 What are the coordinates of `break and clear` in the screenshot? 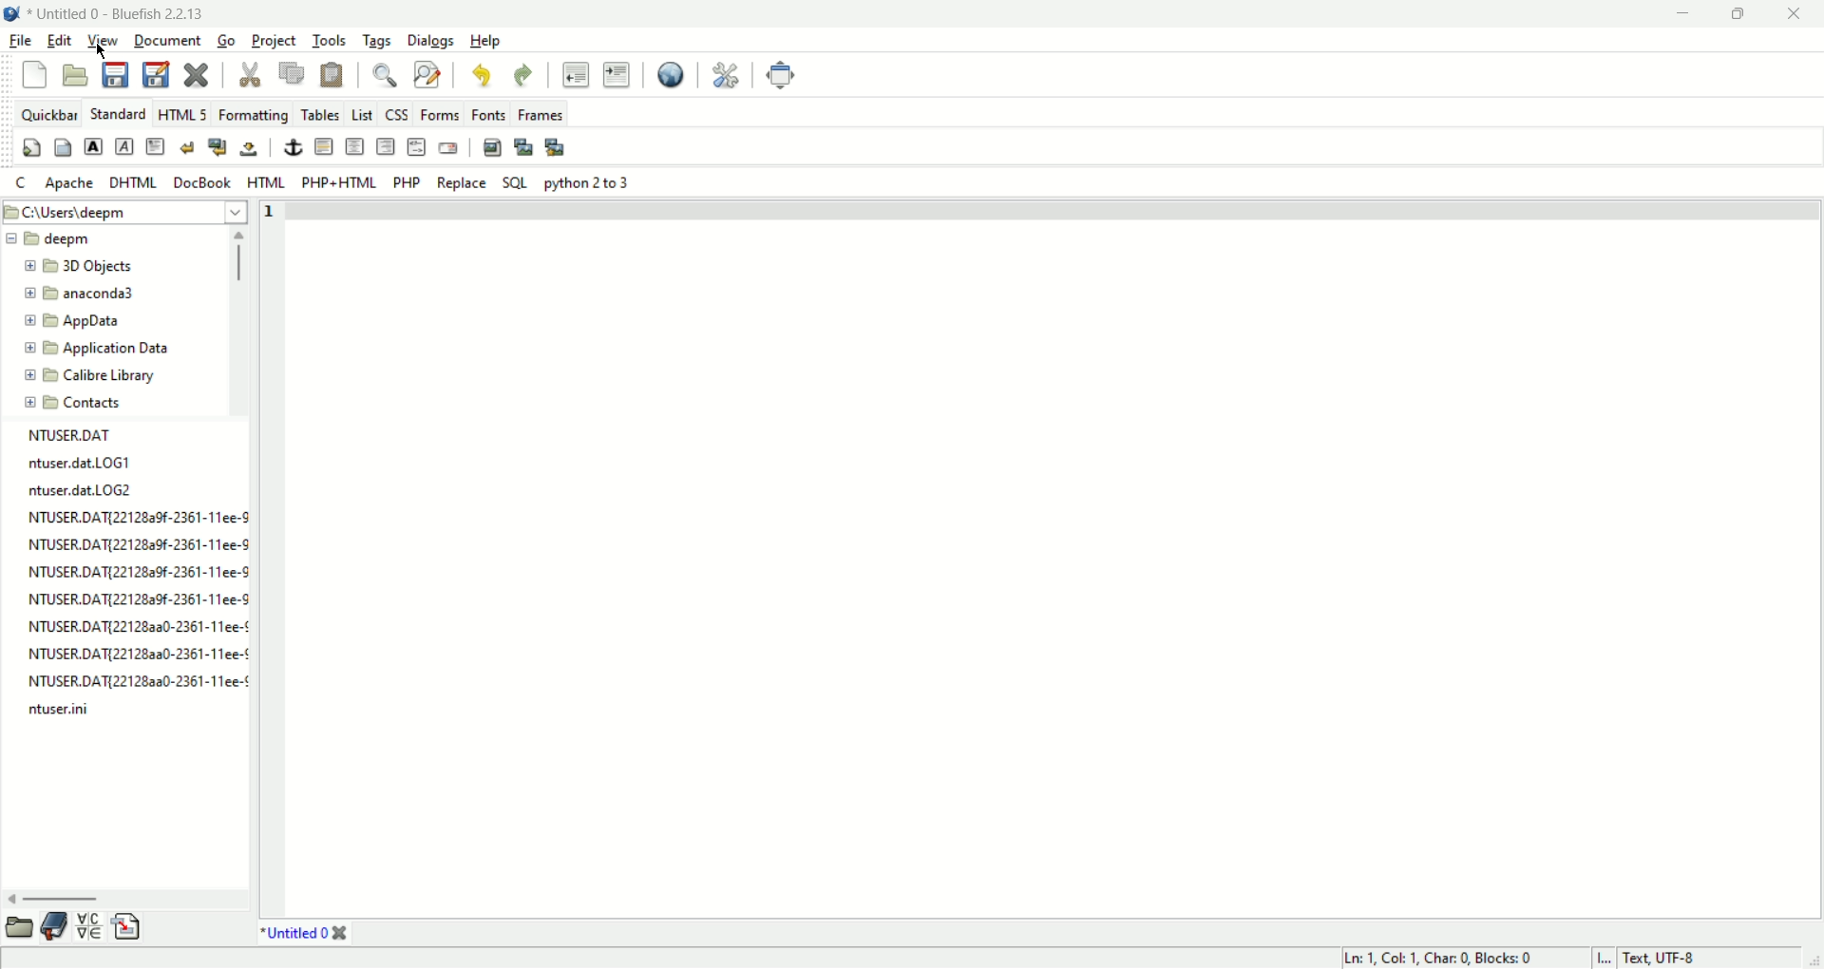 It's located at (217, 148).